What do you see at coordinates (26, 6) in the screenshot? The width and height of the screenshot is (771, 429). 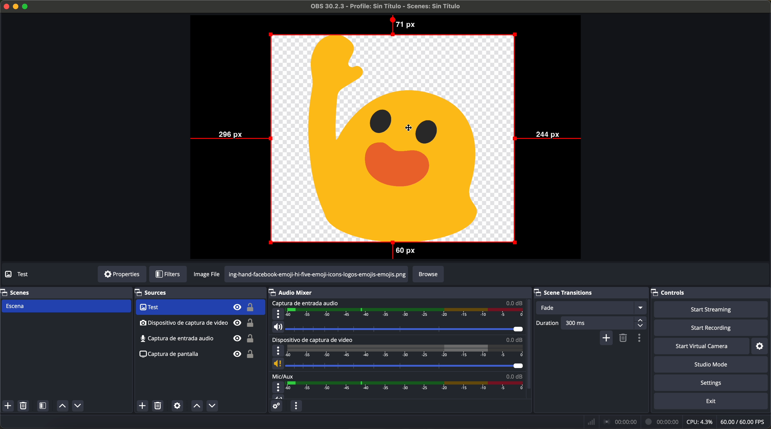 I see `maximize program` at bounding box center [26, 6].